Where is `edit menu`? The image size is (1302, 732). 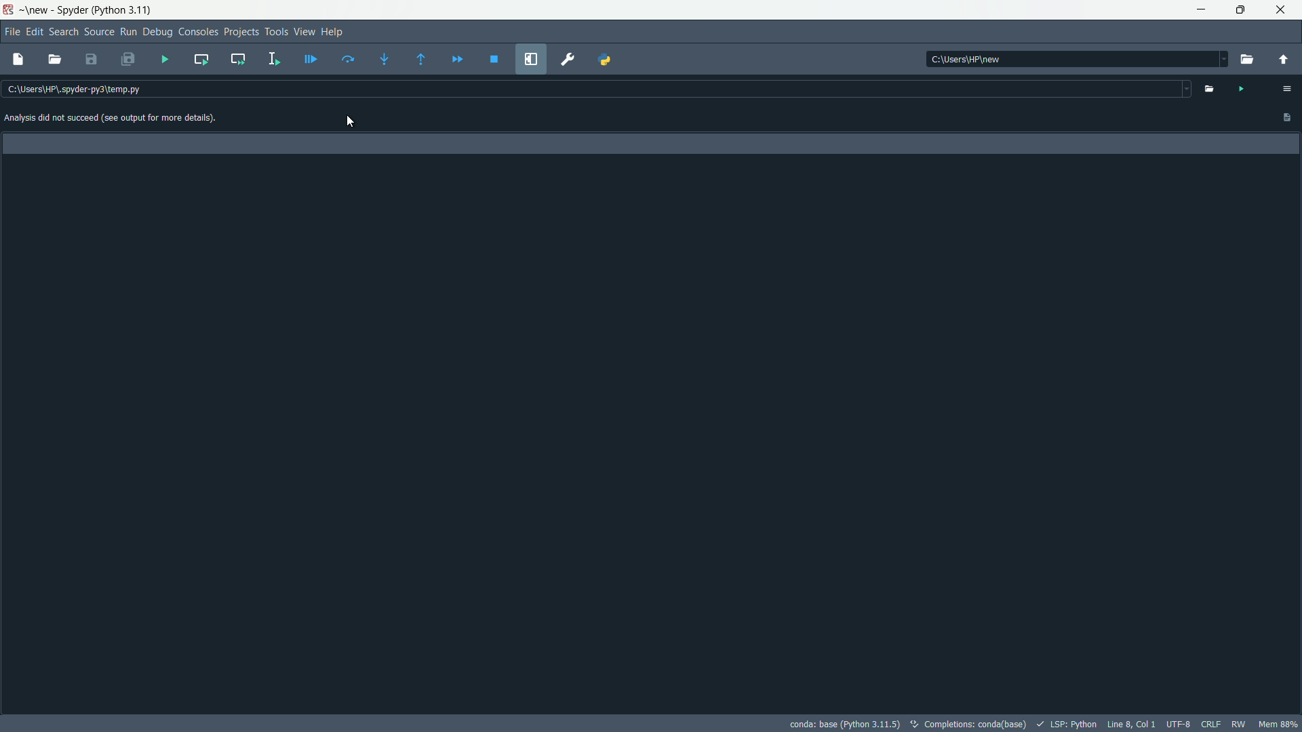 edit menu is located at coordinates (31, 33).